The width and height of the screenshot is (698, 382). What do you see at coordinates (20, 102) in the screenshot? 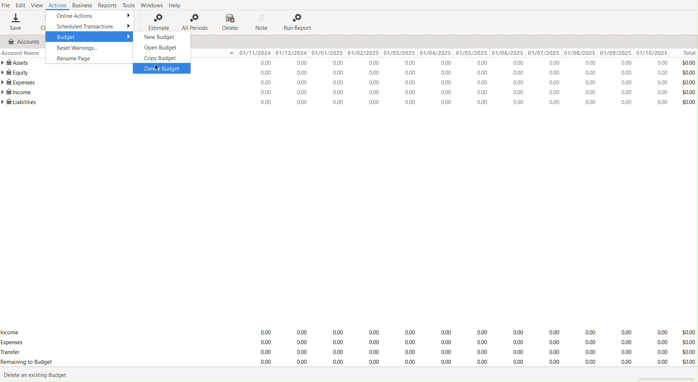
I see `Liabilities` at bounding box center [20, 102].